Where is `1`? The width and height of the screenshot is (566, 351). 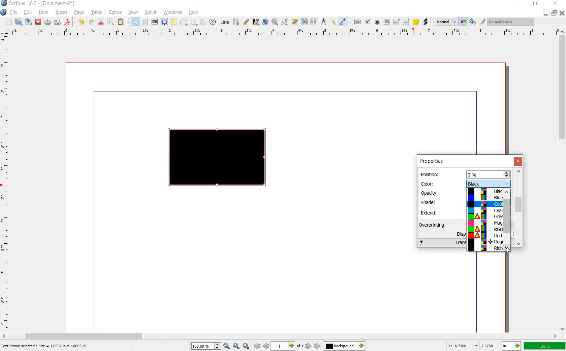 1 is located at coordinates (282, 346).